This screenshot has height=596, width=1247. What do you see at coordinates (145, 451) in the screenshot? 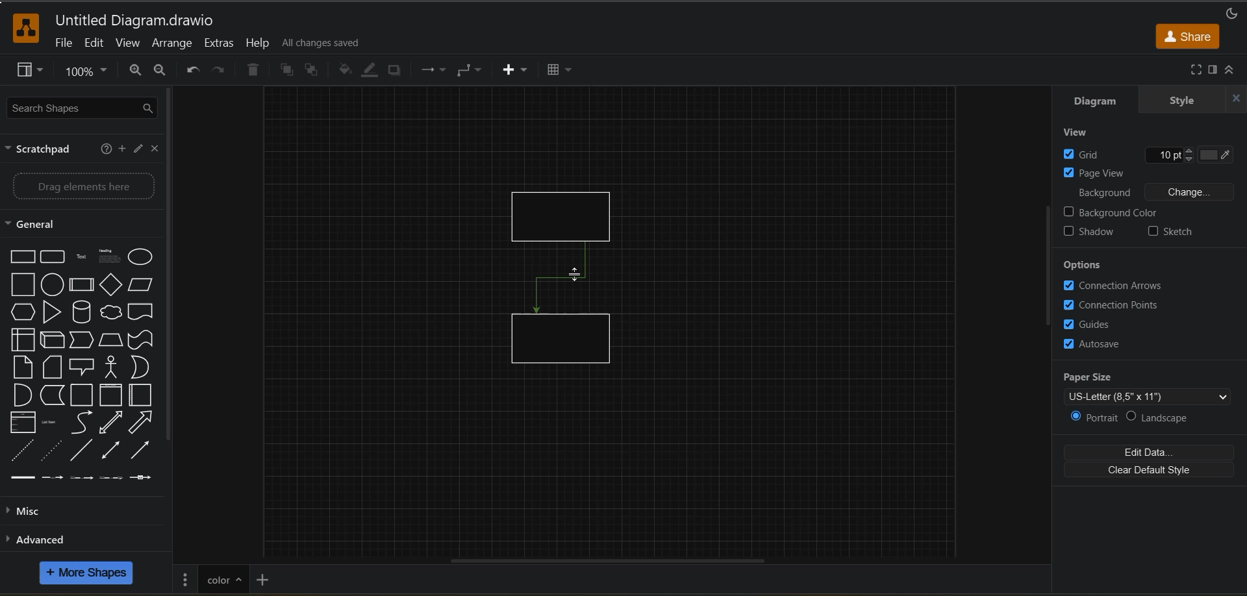
I see `Arrow` at bounding box center [145, 451].